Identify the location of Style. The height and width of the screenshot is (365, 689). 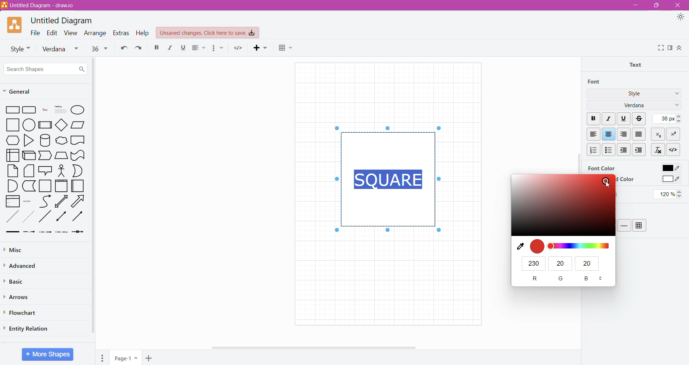
(634, 93).